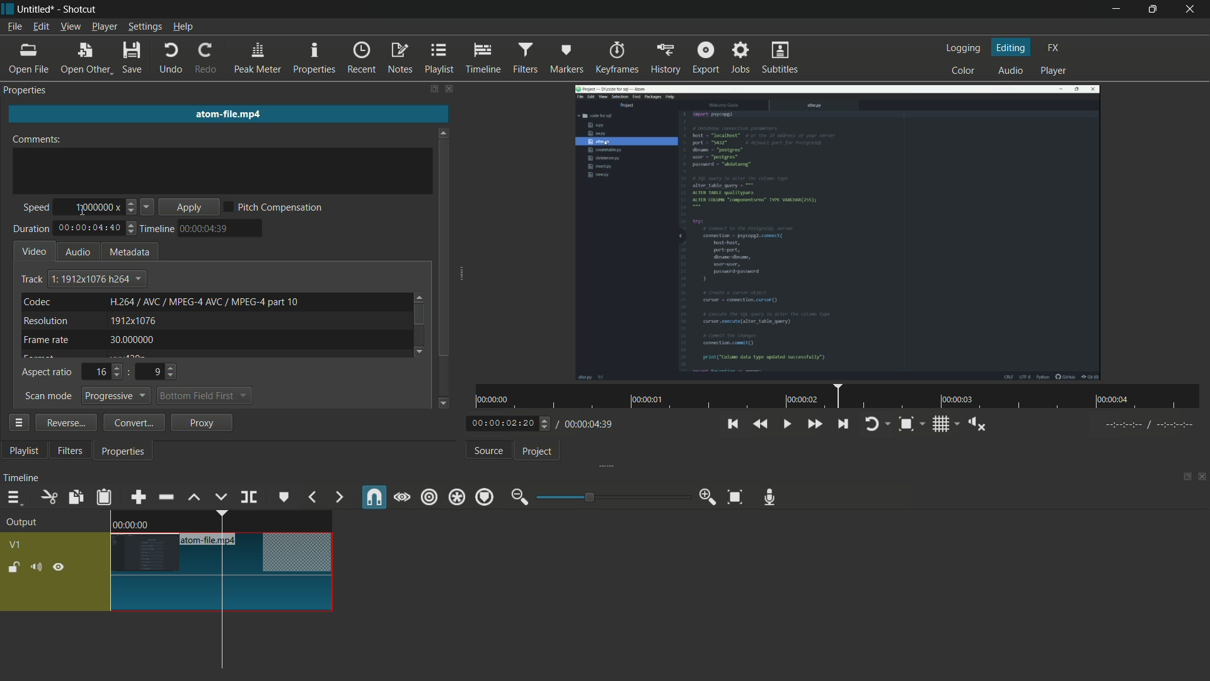 This screenshot has width=1210, height=681. Describe the element at coordinates (38, 301) in the screenshot. I see `codec` at that location.